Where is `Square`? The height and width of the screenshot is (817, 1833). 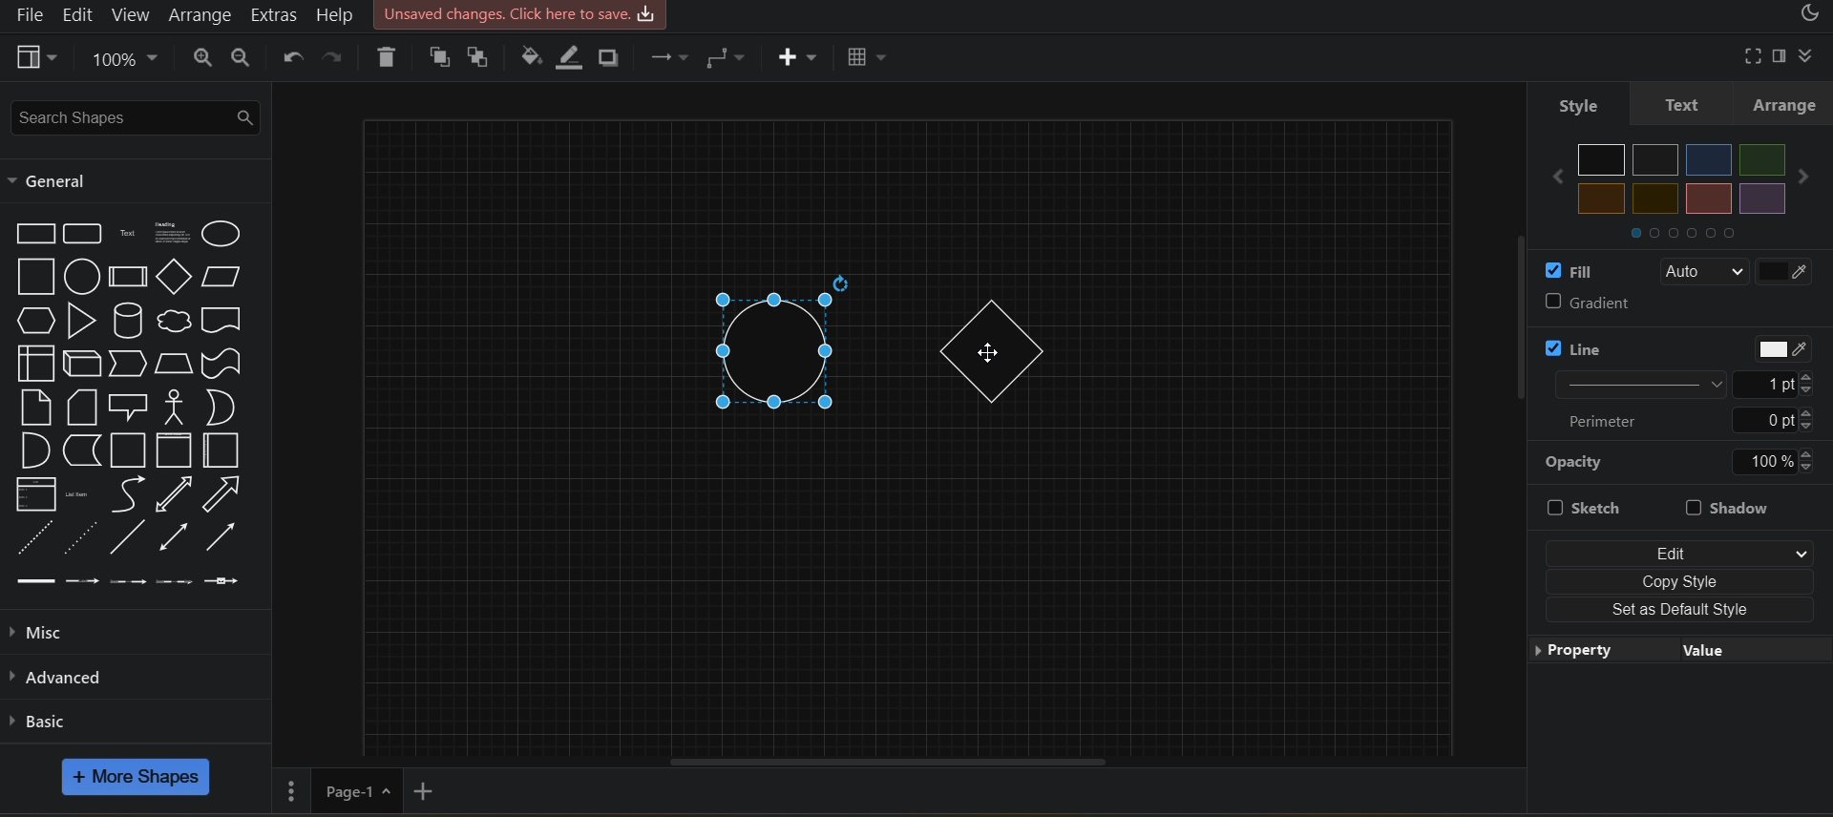
Square is located at coordinates (35, 278).